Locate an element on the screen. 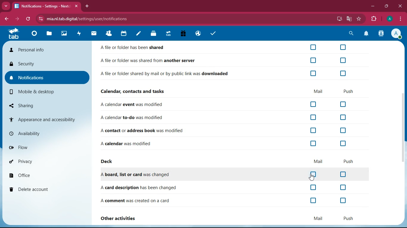 The image size is (407, 228). off is located at coordinates (342, 200).